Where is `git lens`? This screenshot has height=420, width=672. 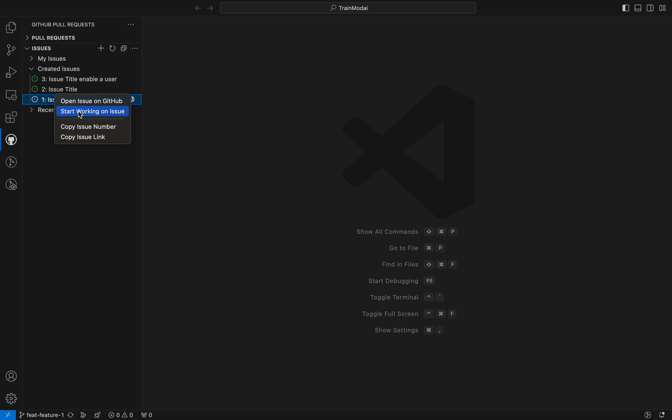 git lens is located at coordinates (12, 162).